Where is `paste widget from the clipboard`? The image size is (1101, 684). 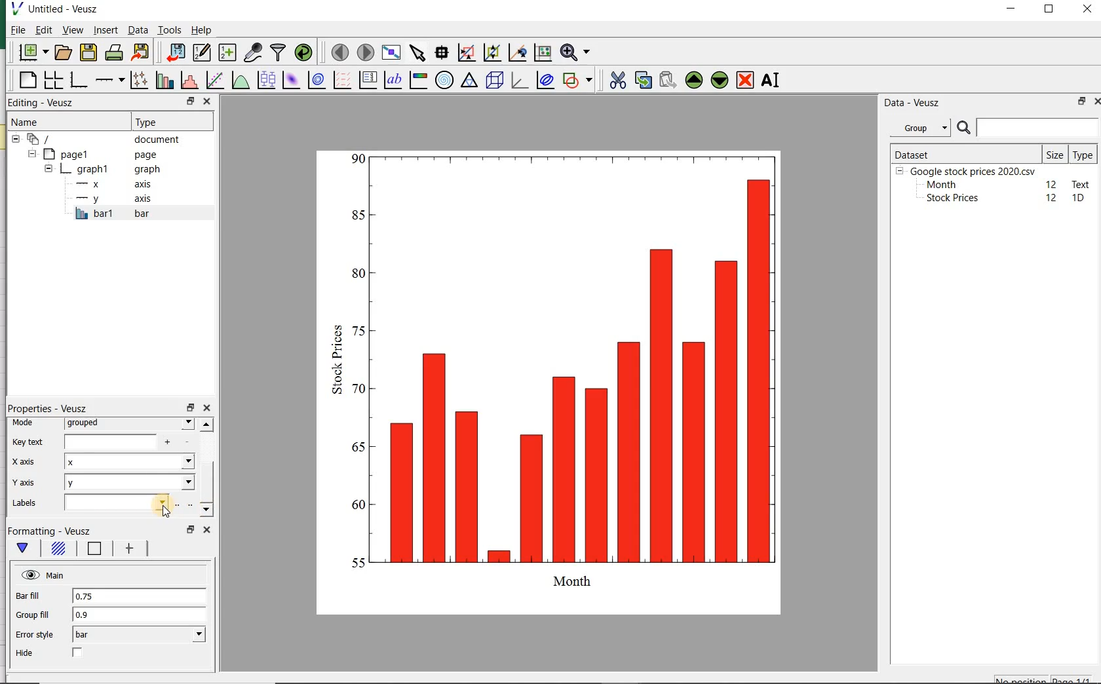
paste widget from the clipboard is located at coordinates (668, 81).